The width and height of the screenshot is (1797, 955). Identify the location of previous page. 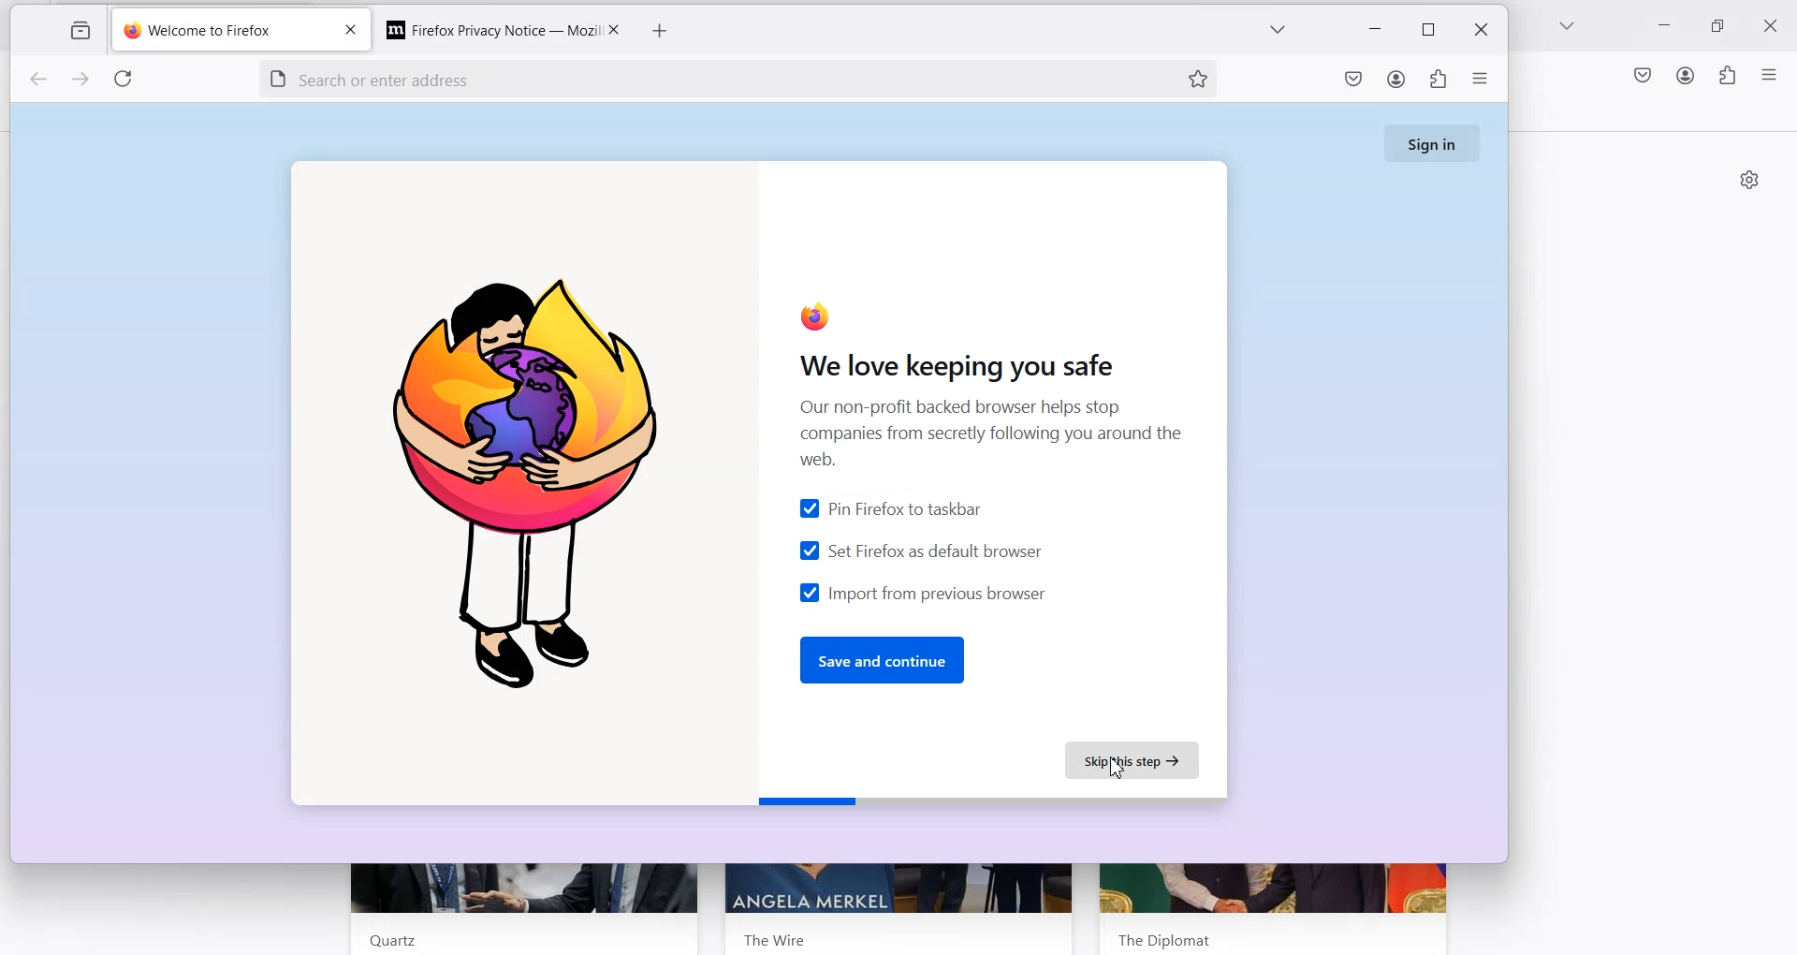
(37, 81).